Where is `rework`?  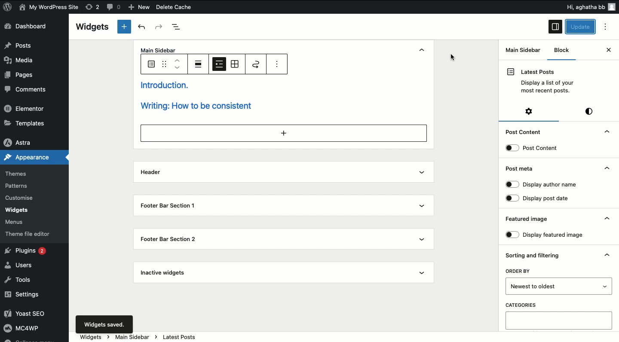
rework is located at coordinates (91, 6).